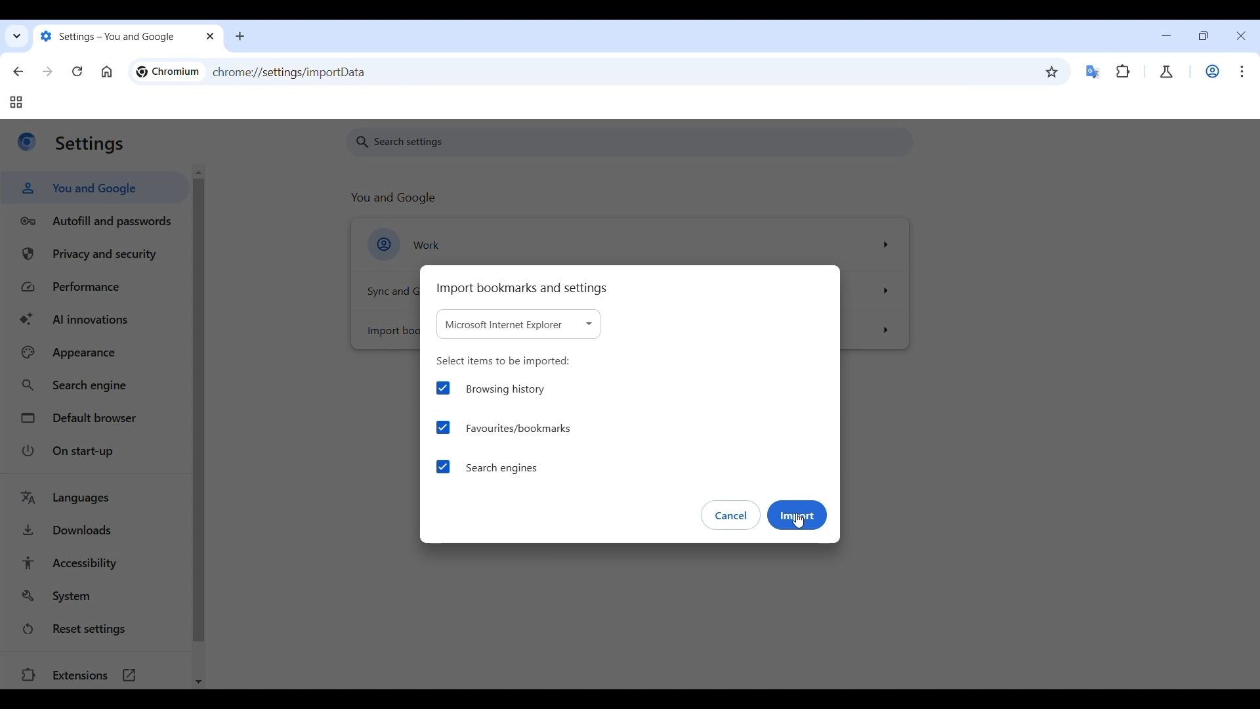 This screenshot has height=709, width=1260. Describe the element at coordinates (97, 318) in the screenshot. I see `AI innovations` at that location.